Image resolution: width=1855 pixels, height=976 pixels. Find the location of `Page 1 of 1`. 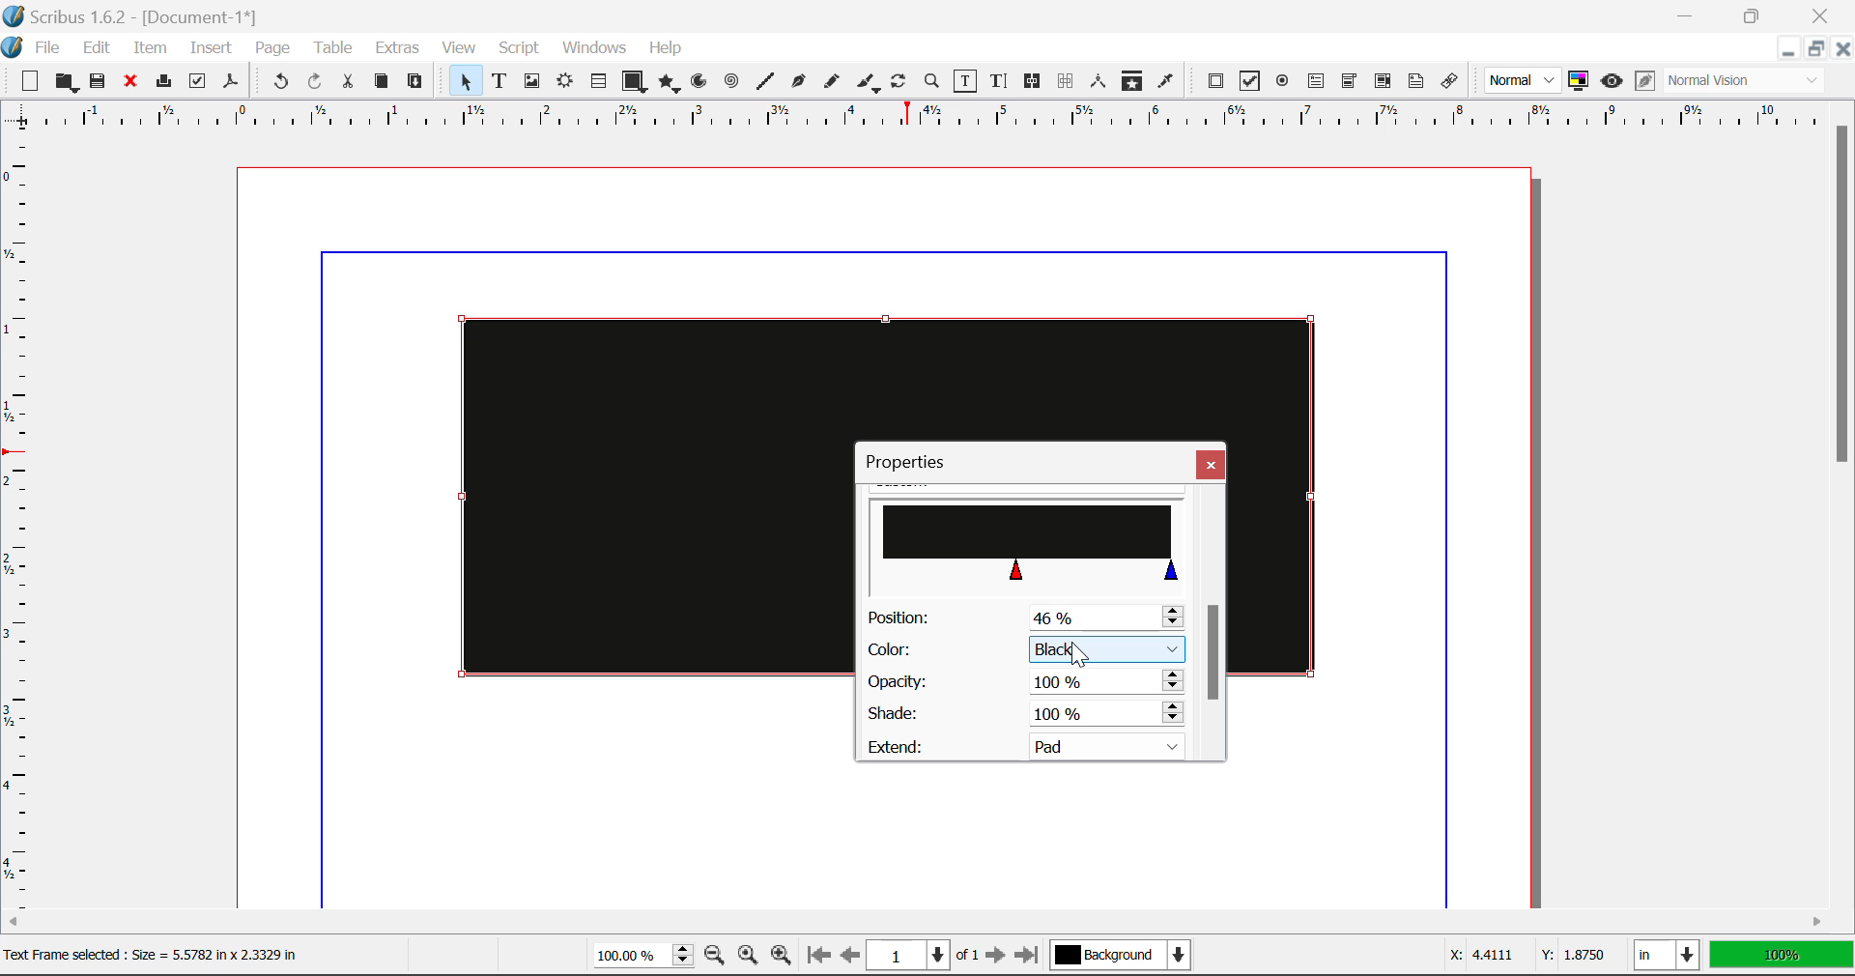

Page 1 of 1 is located at coordinates (923, 958).